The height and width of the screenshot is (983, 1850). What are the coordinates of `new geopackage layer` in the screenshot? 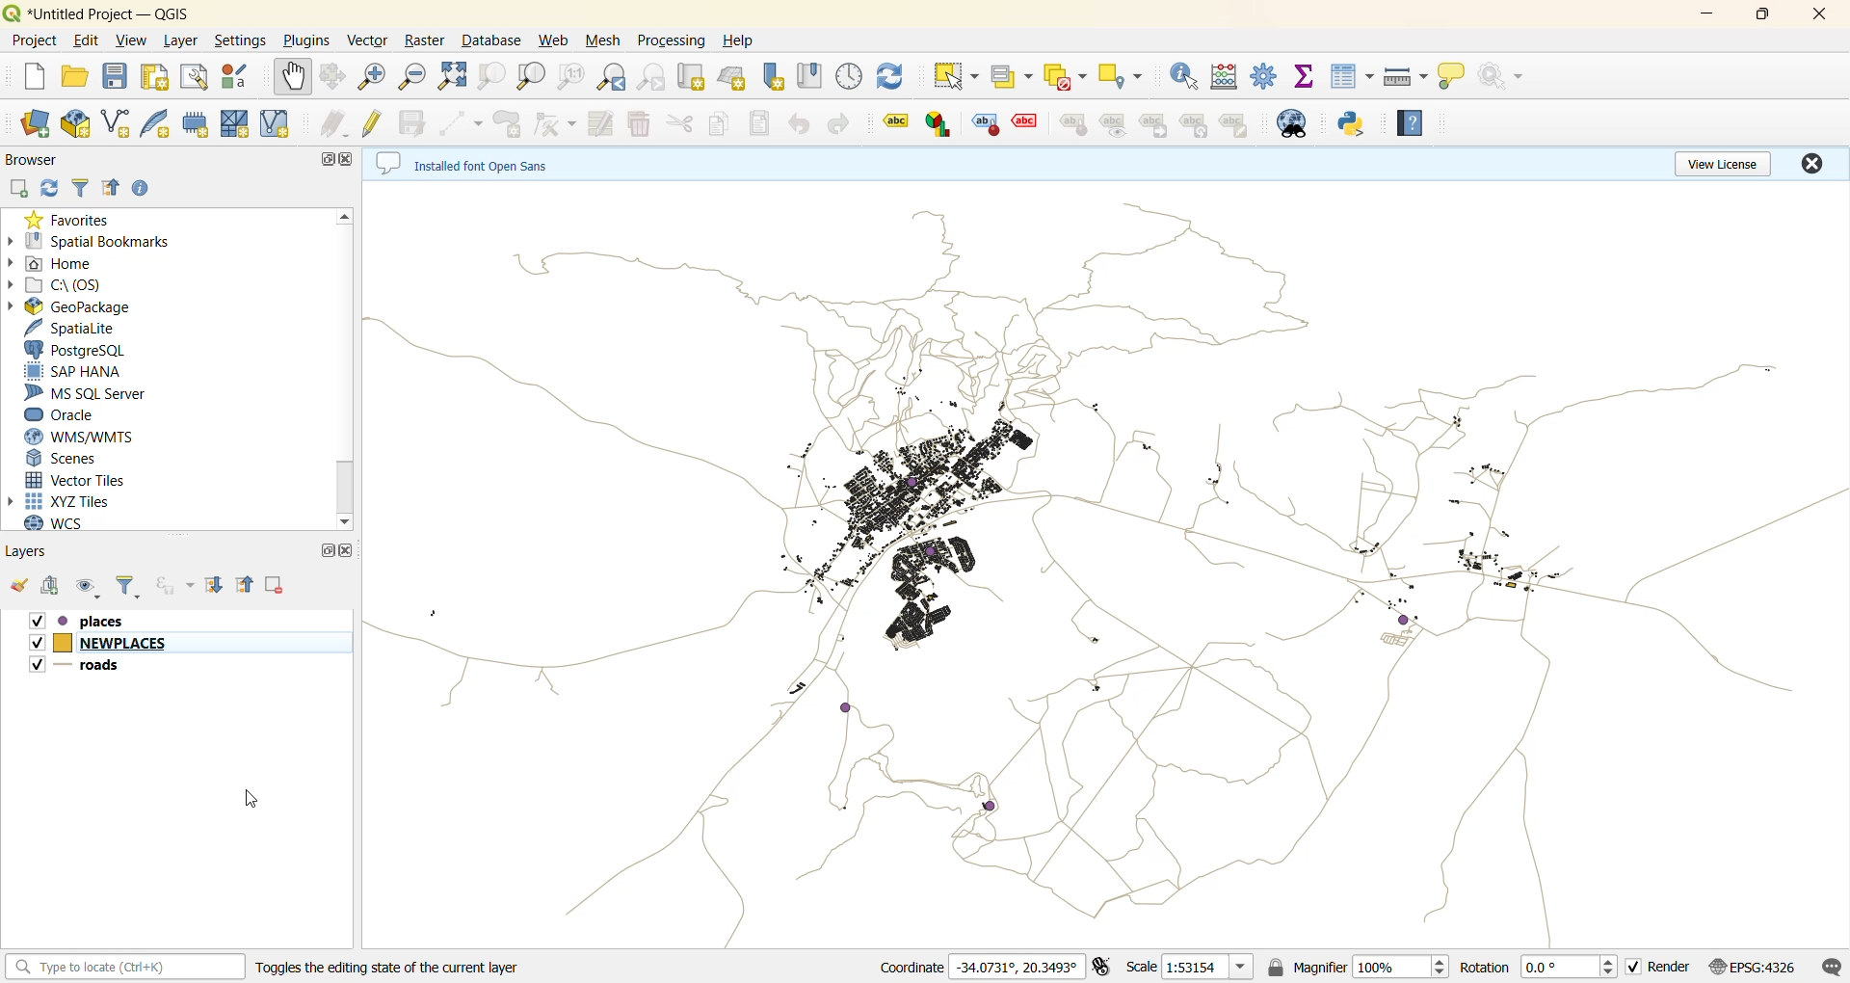 It's located at (75, 123).